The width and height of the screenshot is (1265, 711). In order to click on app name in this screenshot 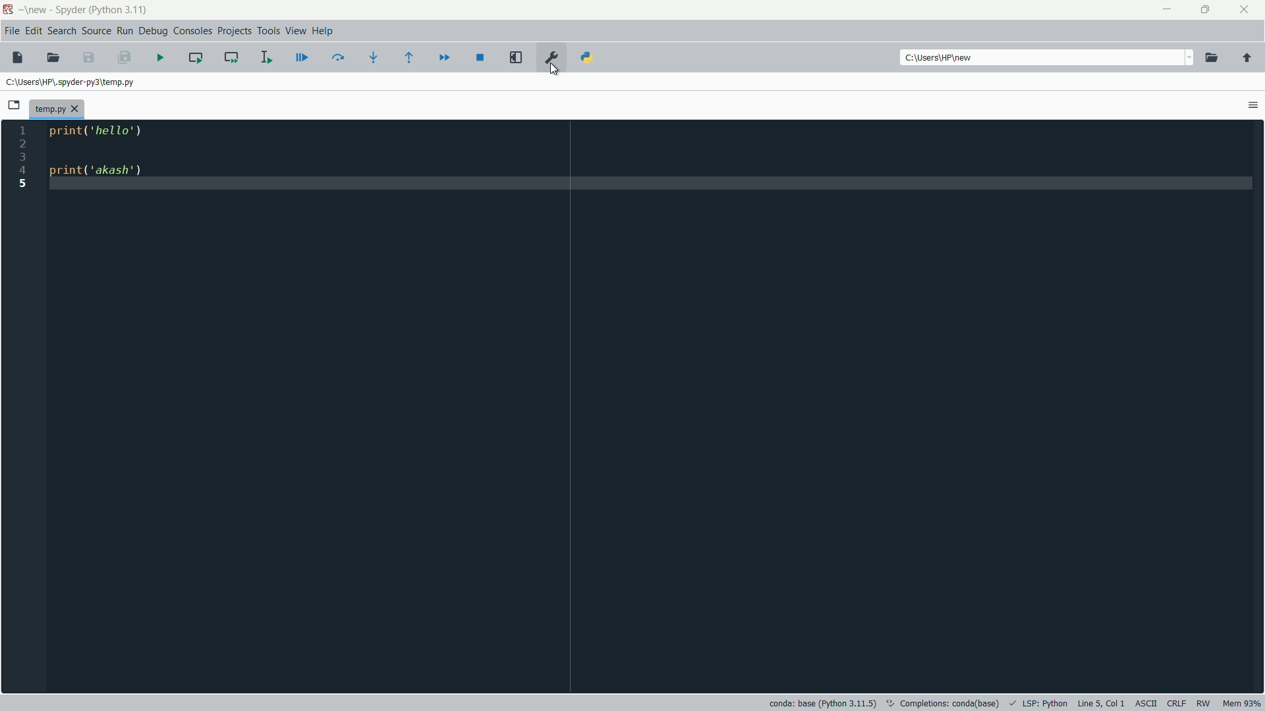, I will do `click(69, 9)`.